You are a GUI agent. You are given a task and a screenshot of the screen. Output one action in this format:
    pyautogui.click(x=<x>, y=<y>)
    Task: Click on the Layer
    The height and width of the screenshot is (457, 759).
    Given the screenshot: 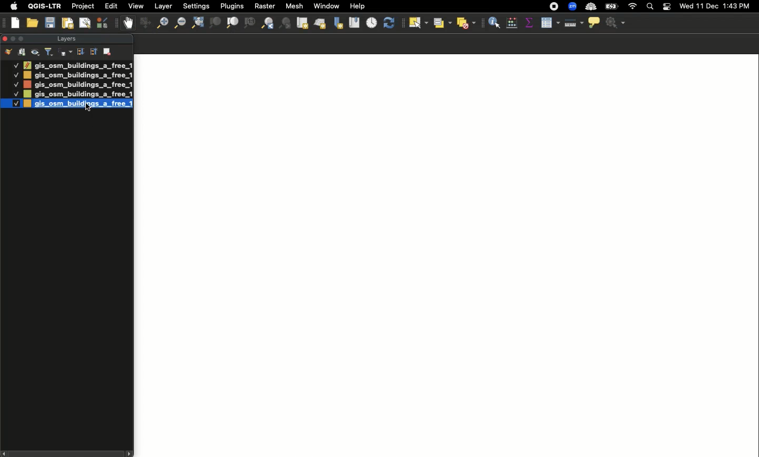 What is the action you would take?
    pyautogui.click(x=164, y=6)
    